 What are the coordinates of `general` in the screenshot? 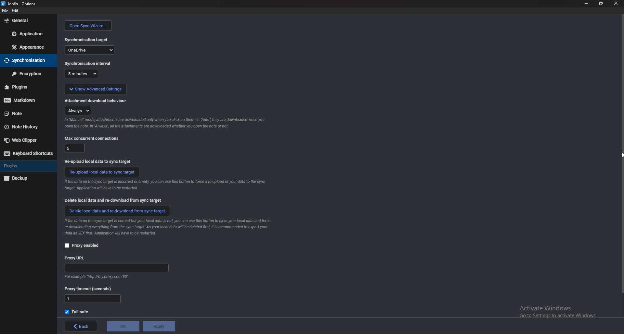 It's located at (29, 20).